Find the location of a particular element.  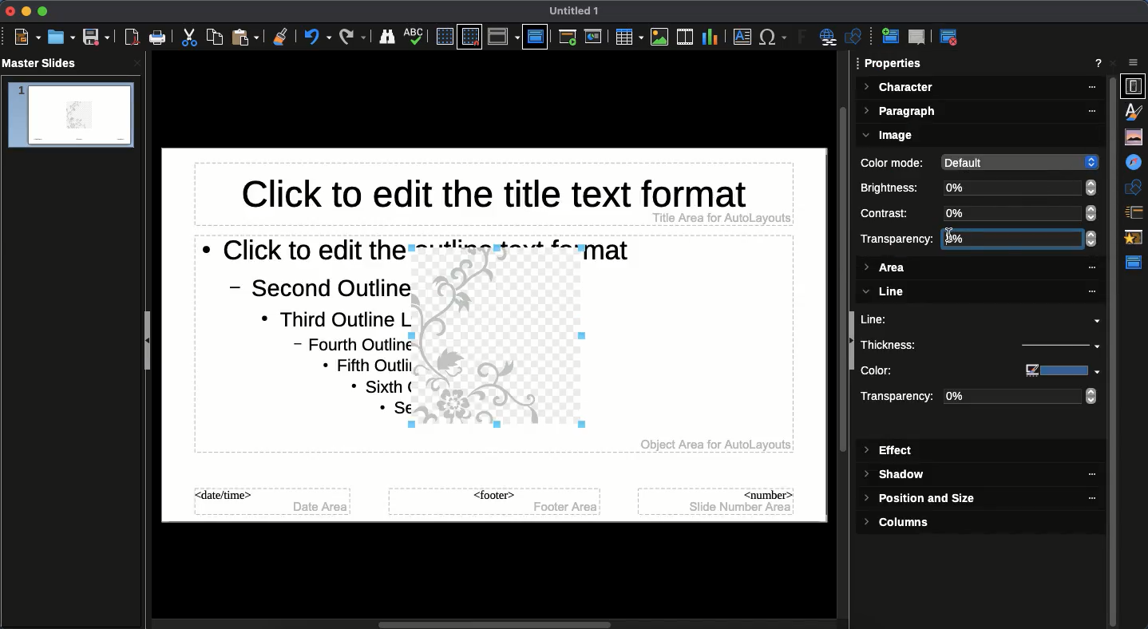

Display grid is located at coordinates (443, 36).